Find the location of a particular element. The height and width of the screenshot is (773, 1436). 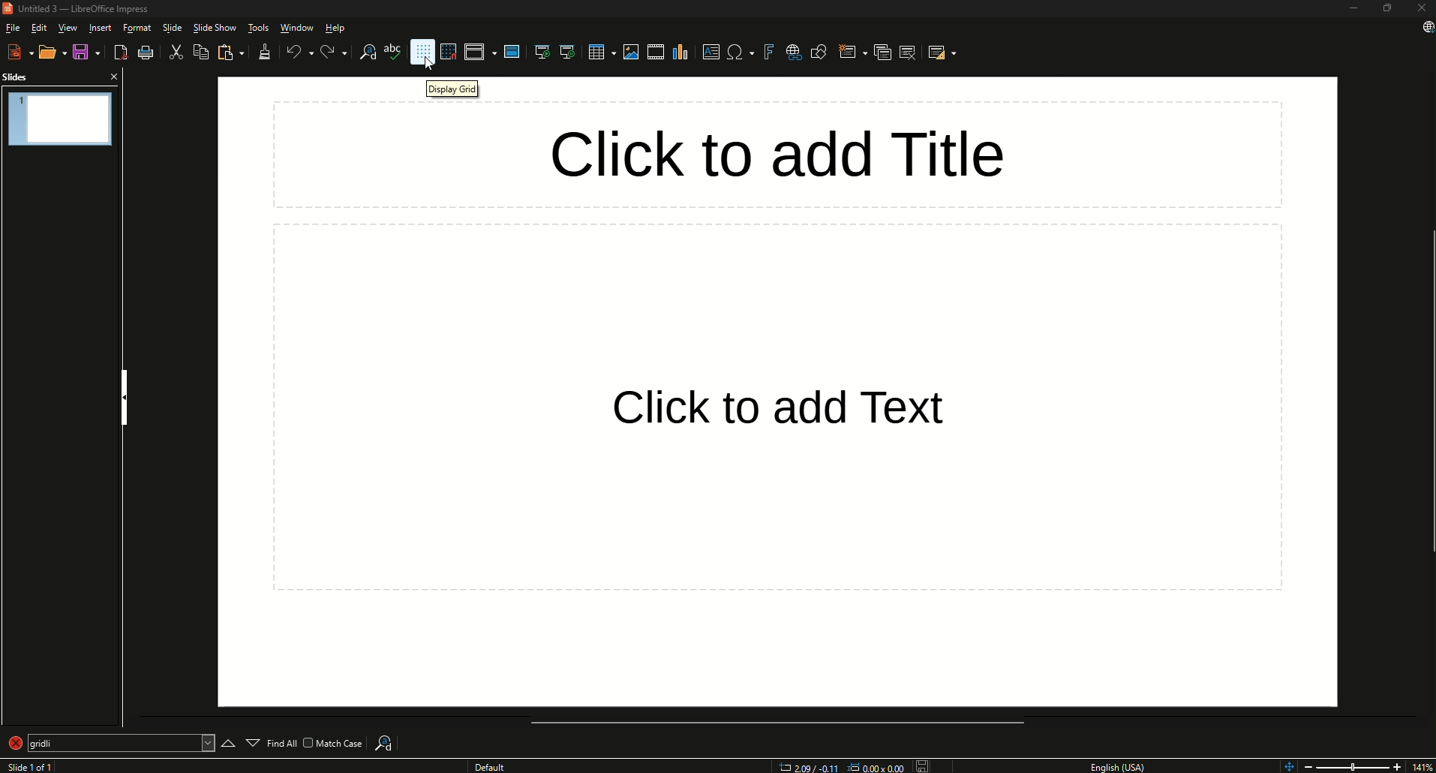

Redo is located at coordinates (328, 53).